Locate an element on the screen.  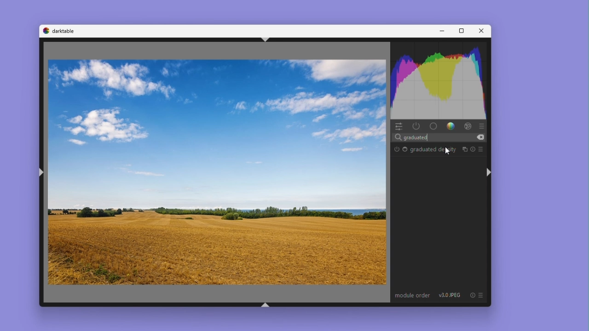
Maximise is located at coordinates (460, 31).